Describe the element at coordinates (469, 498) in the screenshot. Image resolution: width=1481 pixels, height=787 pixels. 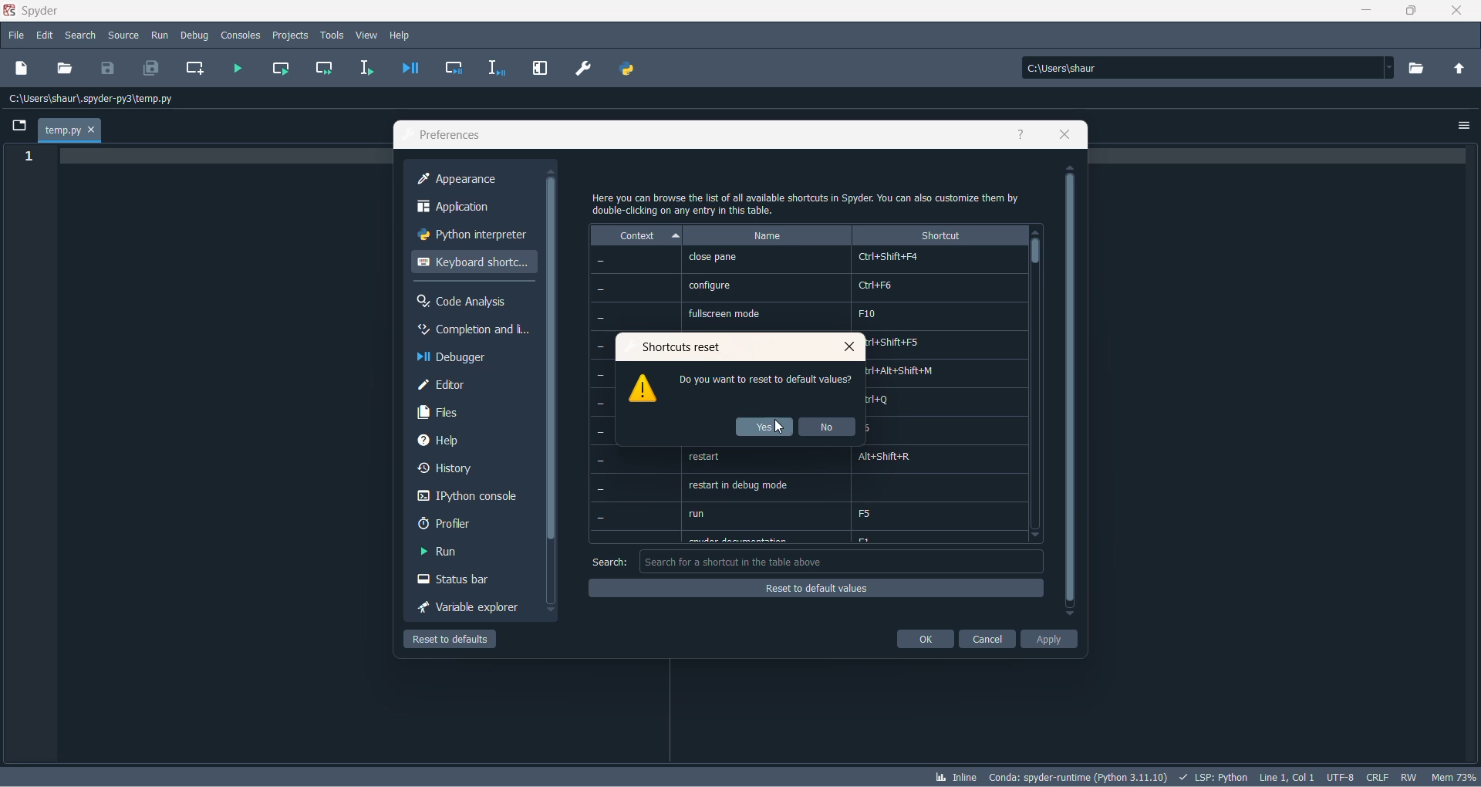
I see `Ipython console` at that location.